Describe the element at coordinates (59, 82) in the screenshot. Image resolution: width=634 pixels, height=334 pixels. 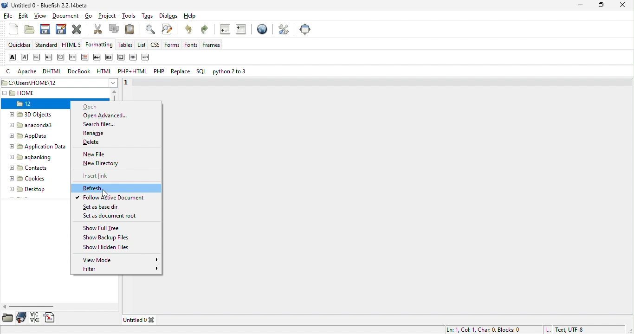
I see `c\users\home\12` at that location.